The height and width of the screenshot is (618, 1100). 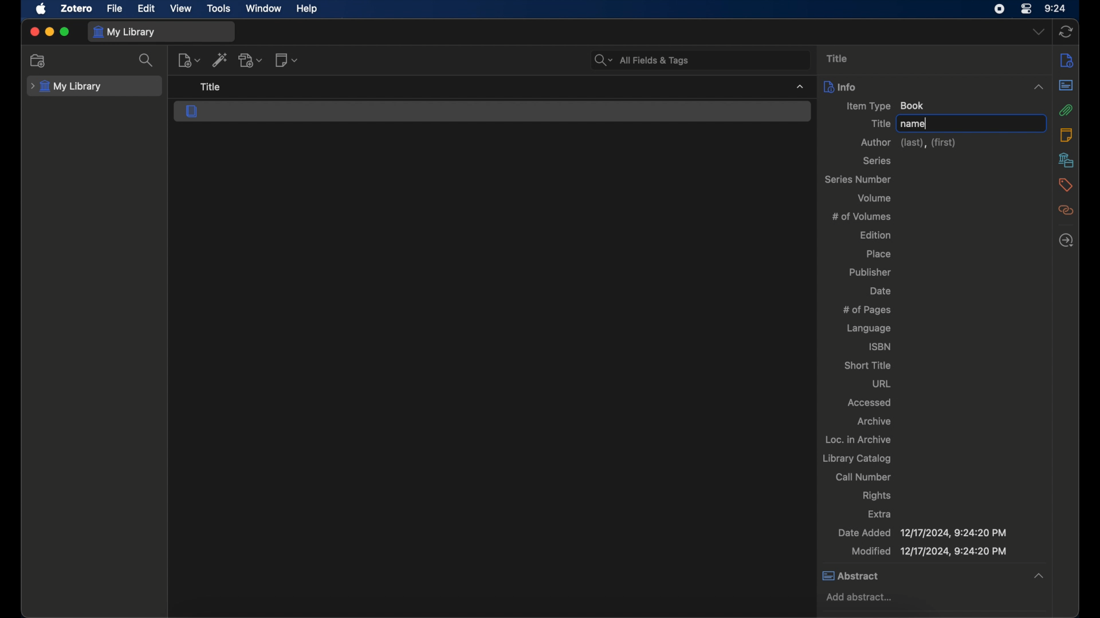 I want to click on modified, so click(x=929, y=552).